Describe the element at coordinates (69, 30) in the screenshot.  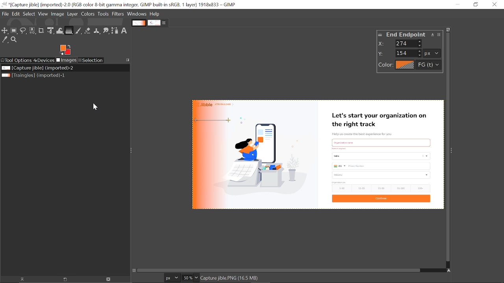
I see `Gradient tool` at that location.